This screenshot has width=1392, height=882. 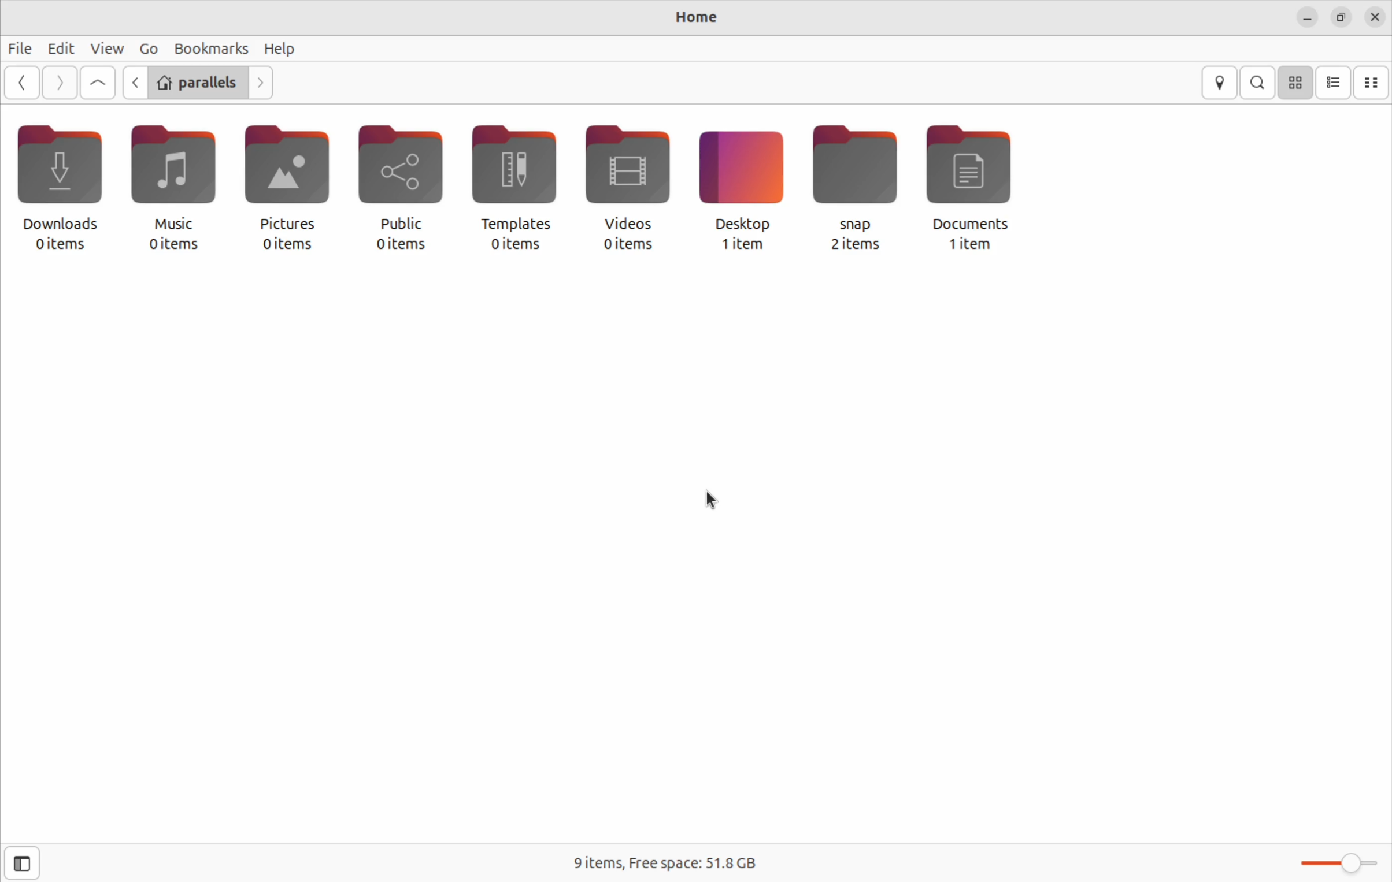 I want to click on cursor, so click(x=713, y=501).